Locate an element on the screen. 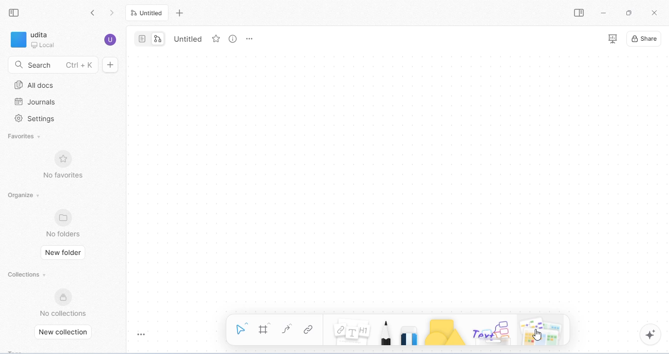 The image size is (669, 354). workspace is located at coordinates (34, 40).